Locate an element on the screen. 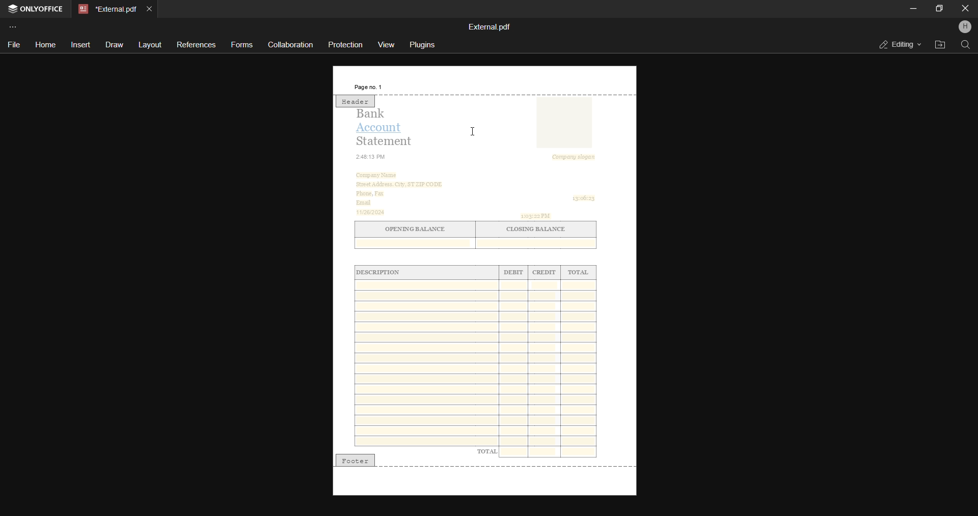 The width and height of the screenshot is (978, 516). minimize is located at coordinates (913, 9).